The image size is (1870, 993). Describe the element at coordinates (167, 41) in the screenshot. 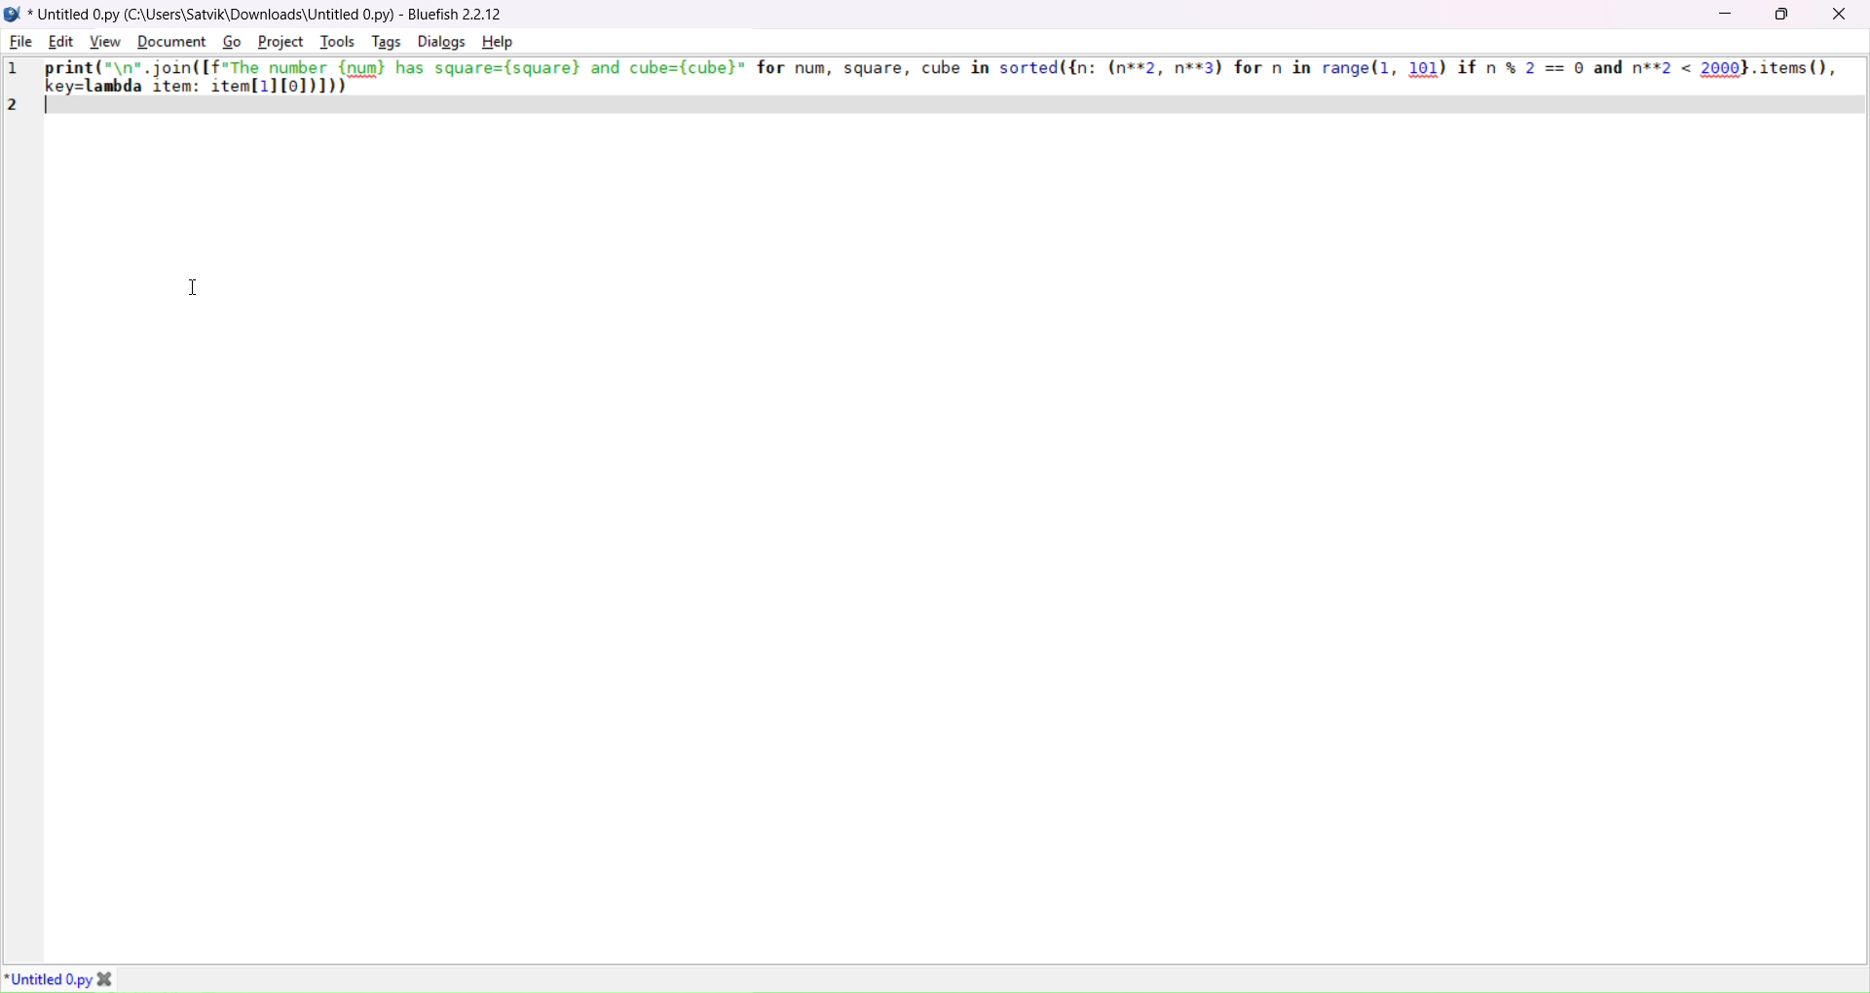

I see `document` at that location.